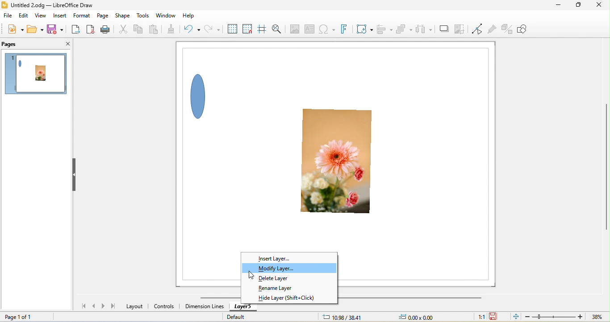 The width and height of the screenshot is (610, 322). I want to click on 10.98/38.41, so click(343, 317).